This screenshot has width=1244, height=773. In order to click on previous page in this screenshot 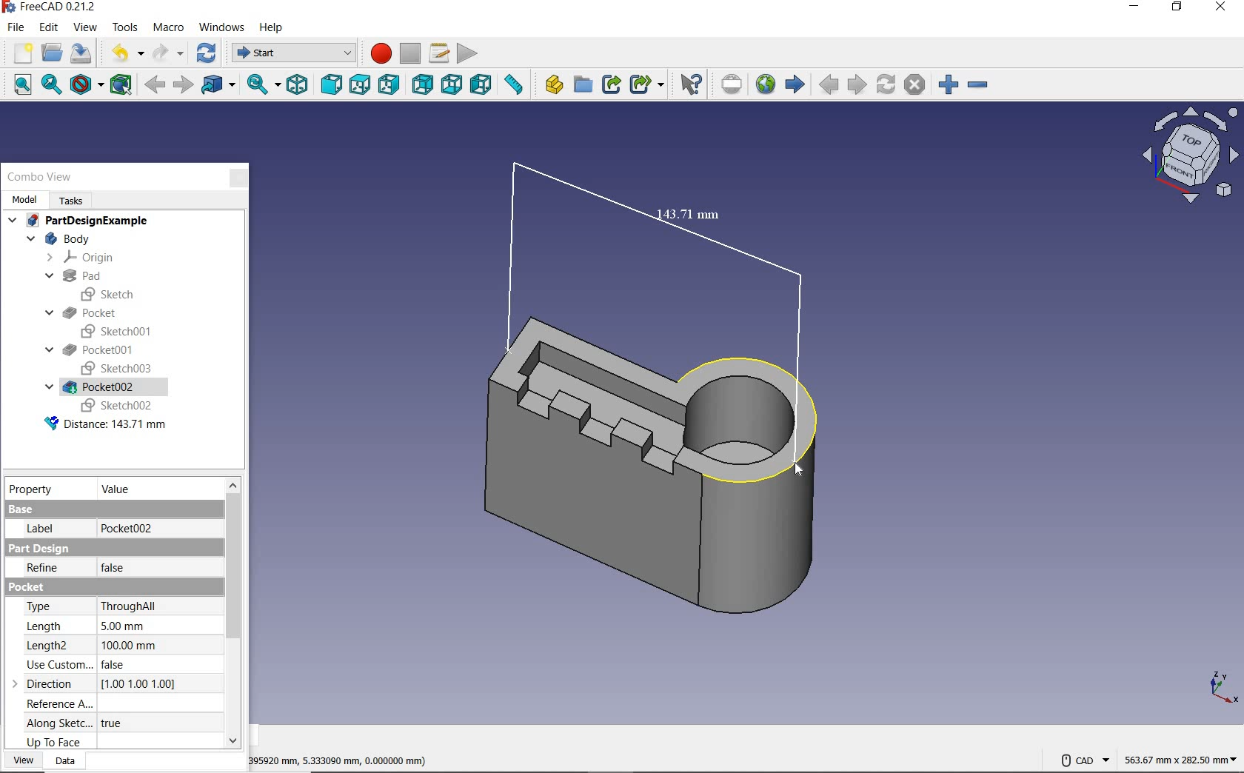, I will do `click(828, 85)`.